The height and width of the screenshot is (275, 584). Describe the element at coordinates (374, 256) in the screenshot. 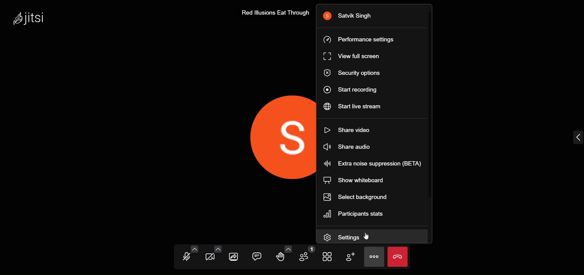

I see `more` at that location.